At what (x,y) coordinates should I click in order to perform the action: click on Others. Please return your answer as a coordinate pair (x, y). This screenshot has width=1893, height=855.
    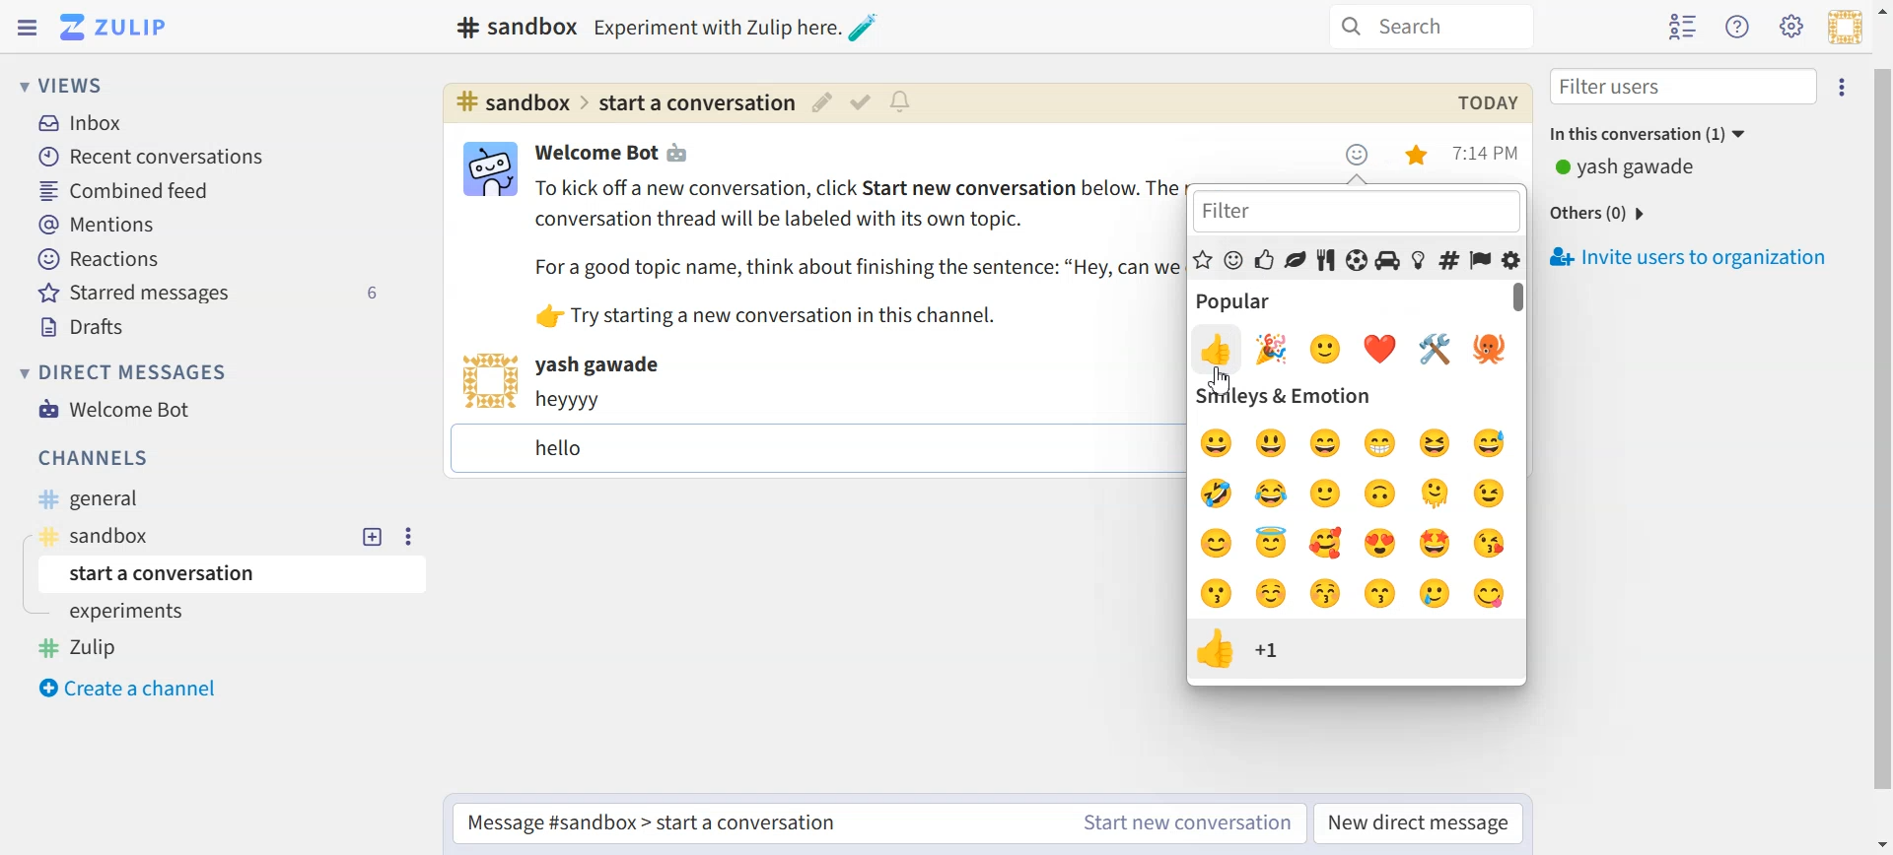
    Looking at the image, I should click on (1602, 214).